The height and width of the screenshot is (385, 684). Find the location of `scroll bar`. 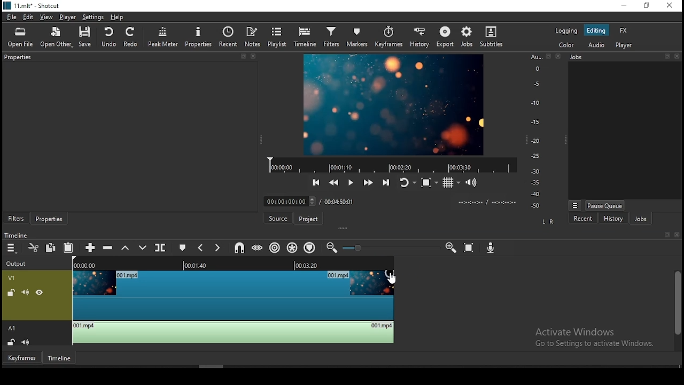

scroll bar is located at coordinates (676, 308).